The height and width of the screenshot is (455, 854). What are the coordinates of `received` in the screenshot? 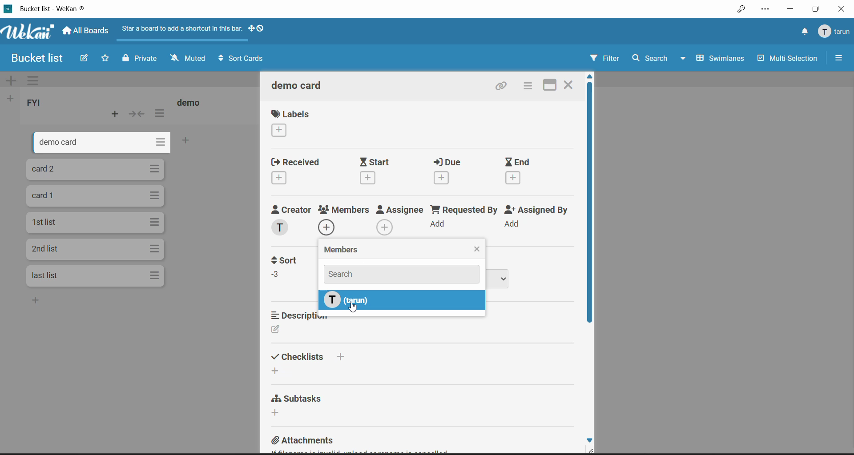 It's located at (294, 163).